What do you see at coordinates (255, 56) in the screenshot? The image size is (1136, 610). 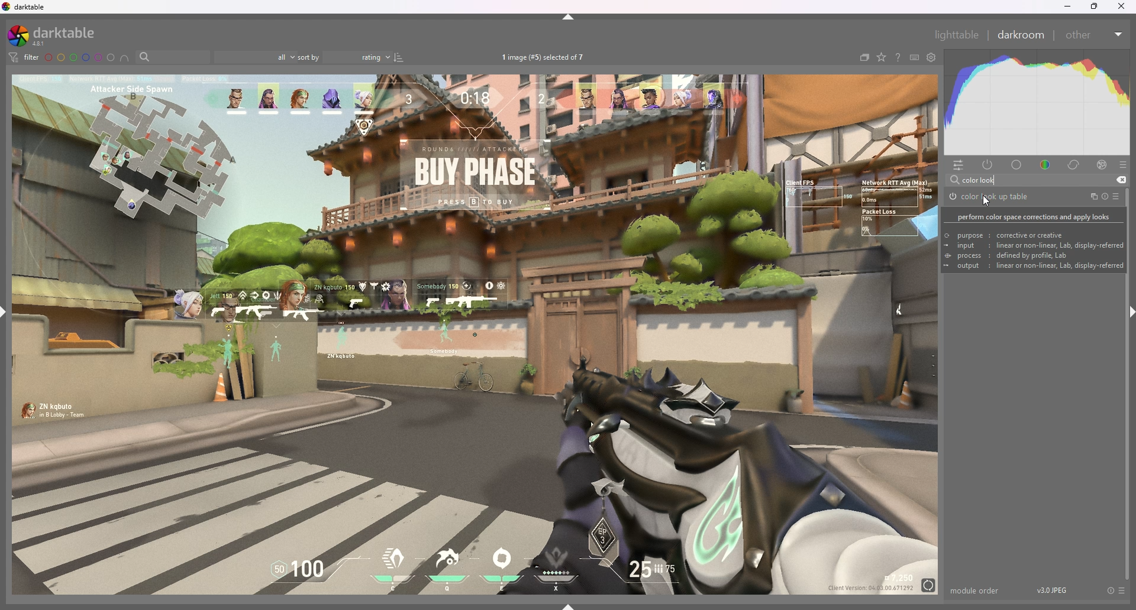 I see `filter by images rating` at bounding box center [255, 56].